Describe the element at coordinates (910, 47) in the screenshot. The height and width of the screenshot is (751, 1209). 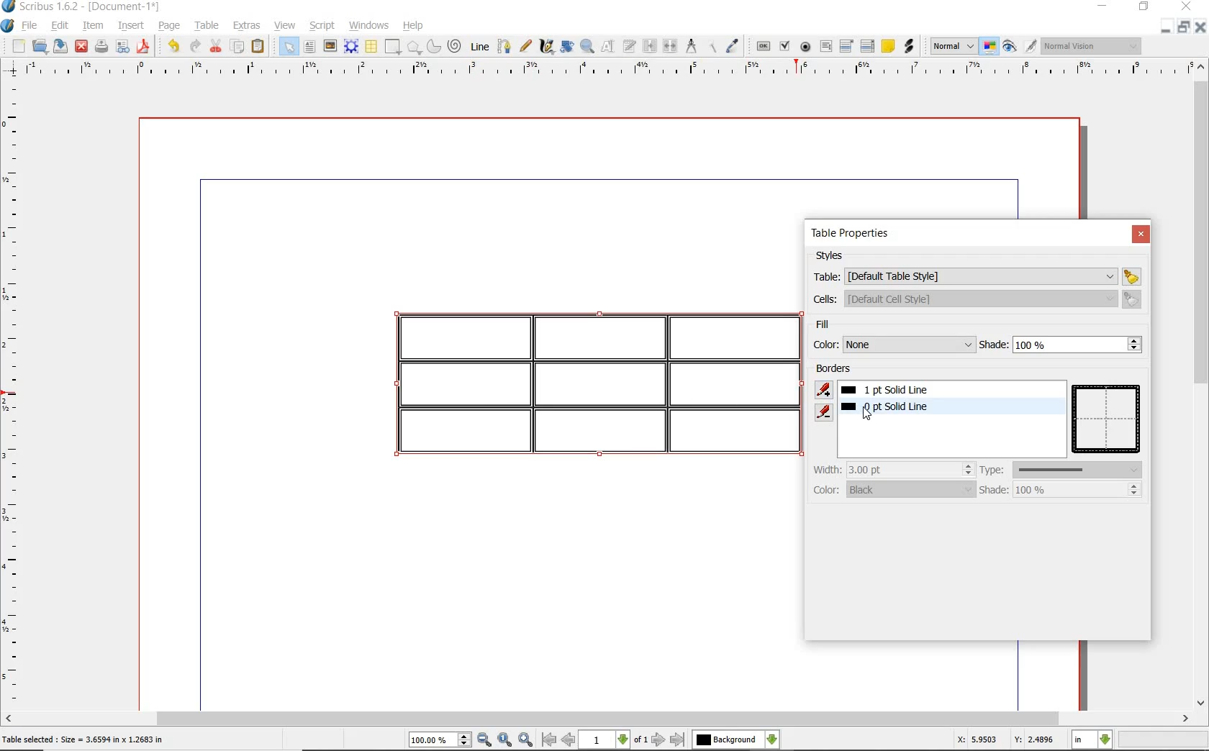
I see `link annotation` at that location.